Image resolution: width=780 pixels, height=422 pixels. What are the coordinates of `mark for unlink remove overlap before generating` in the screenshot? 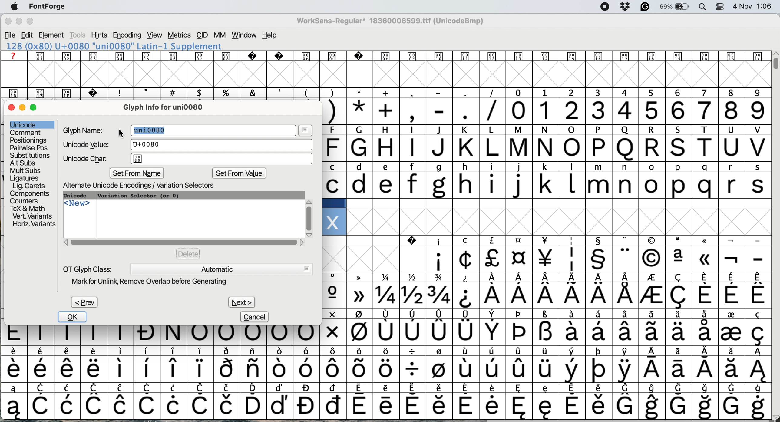 It's located at (156, 282).